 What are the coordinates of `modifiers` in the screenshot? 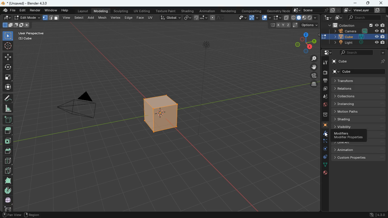 It's located at (324, 134).